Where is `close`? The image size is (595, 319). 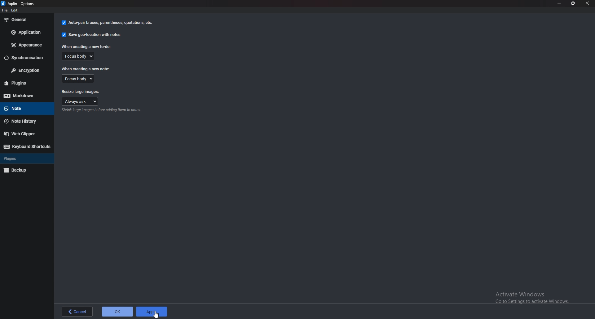 close is located at coordinates (587, 3).